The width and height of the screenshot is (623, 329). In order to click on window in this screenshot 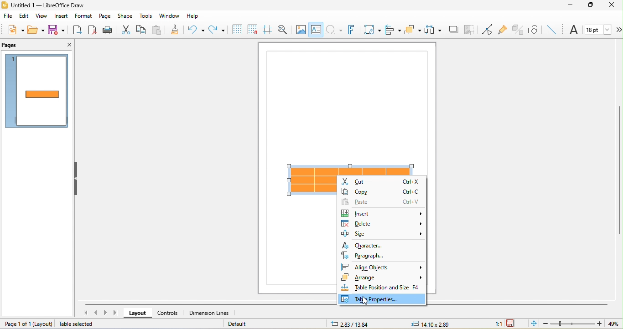, I will do `click(168, 15)`.